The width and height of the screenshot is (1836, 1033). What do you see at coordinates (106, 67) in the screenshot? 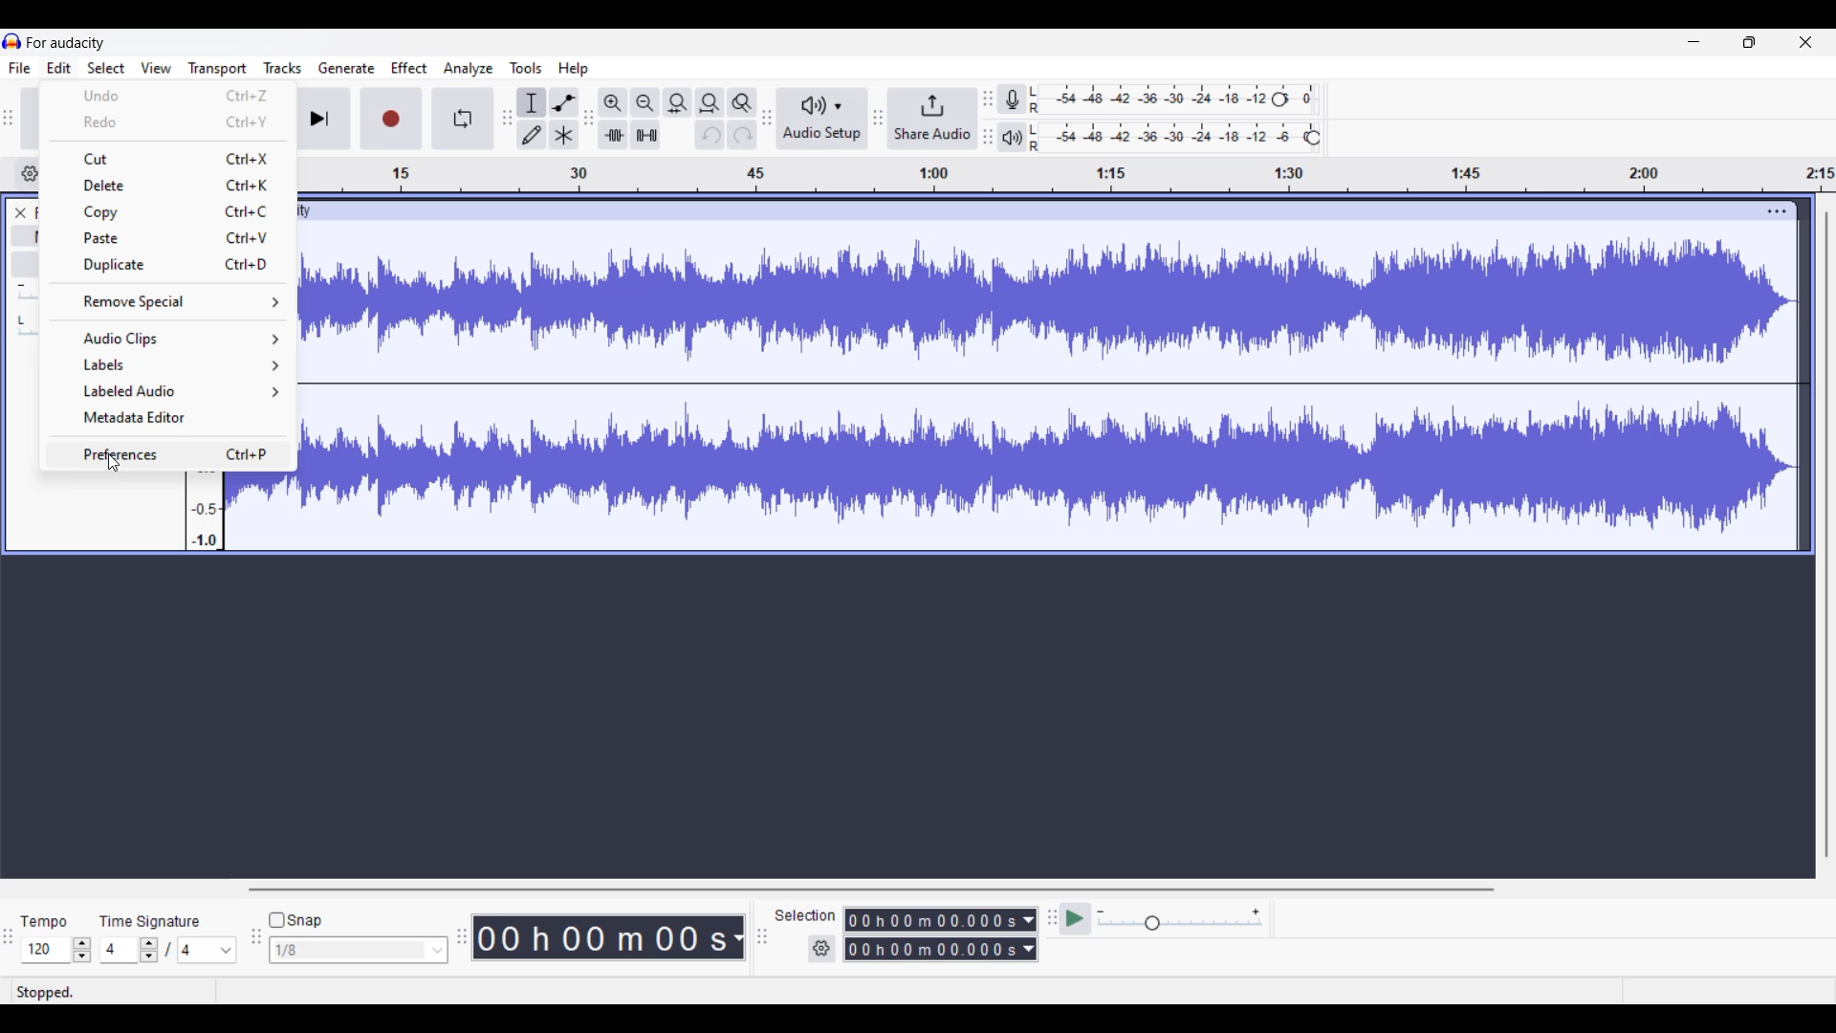
I see `Select menu` at bounding box center [106, 67].